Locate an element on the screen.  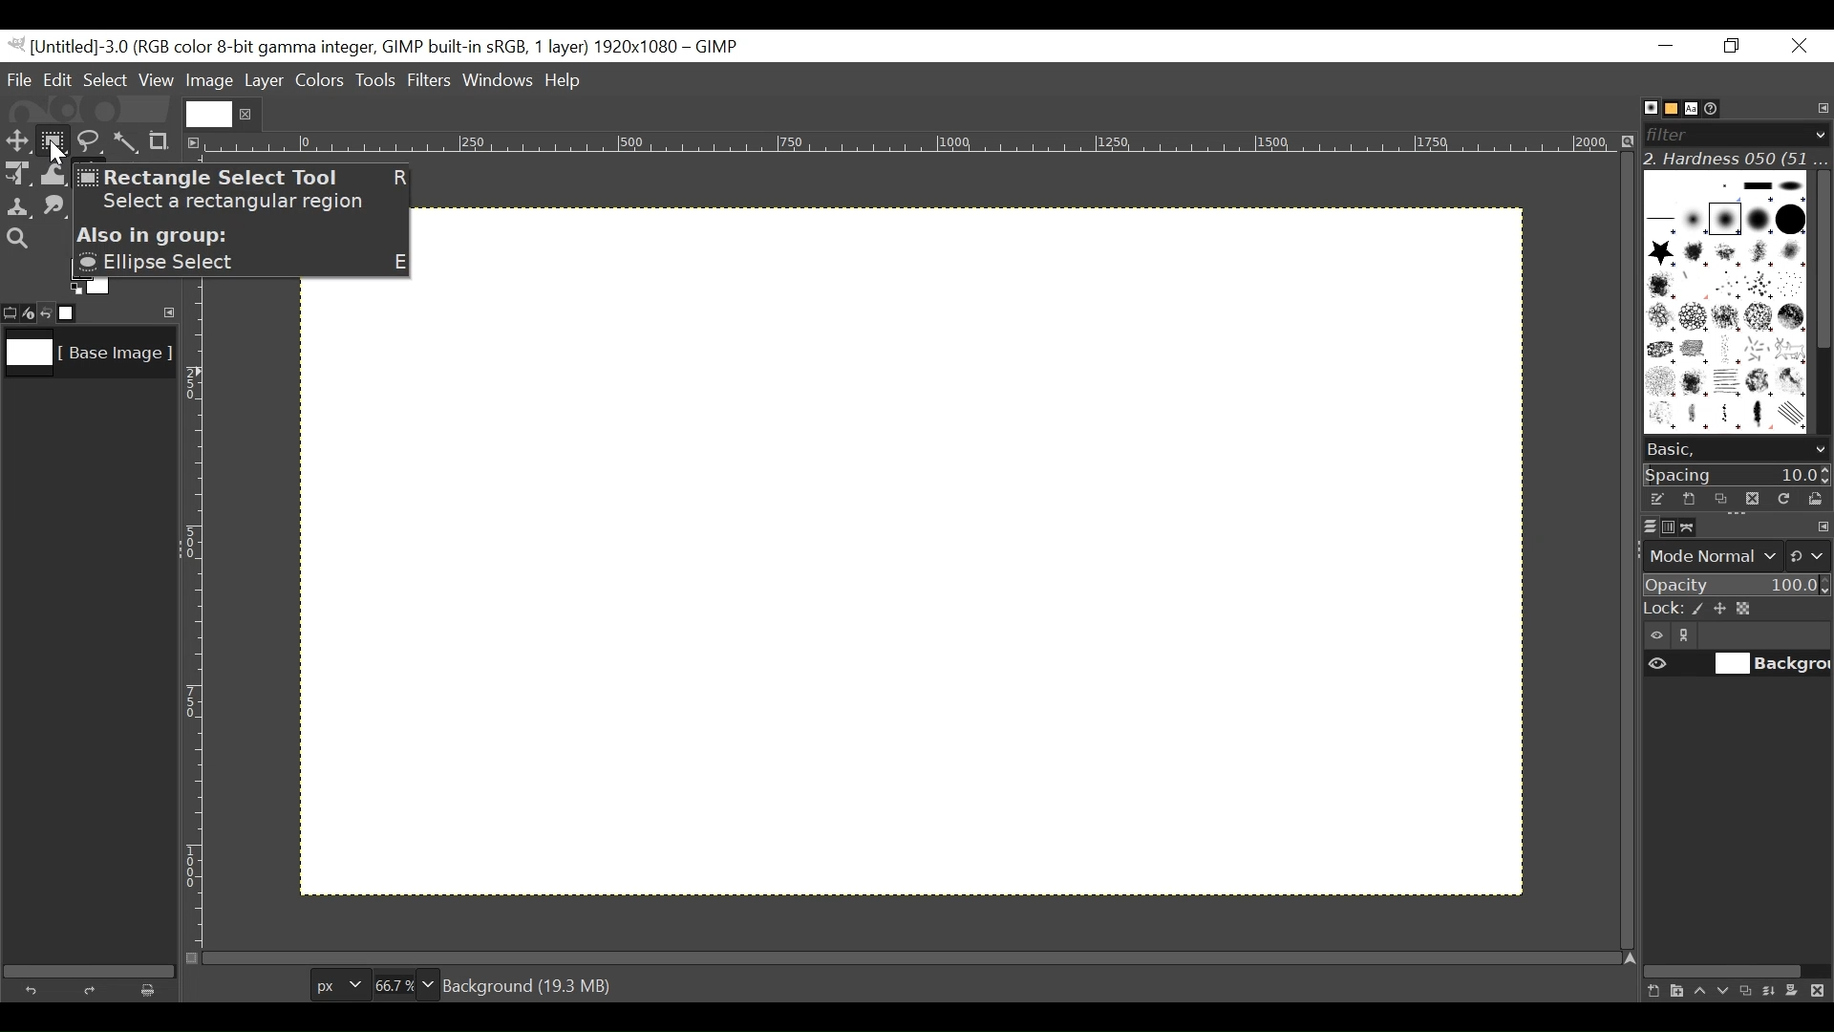
merge the layer is located at coordinates (1774, 990).